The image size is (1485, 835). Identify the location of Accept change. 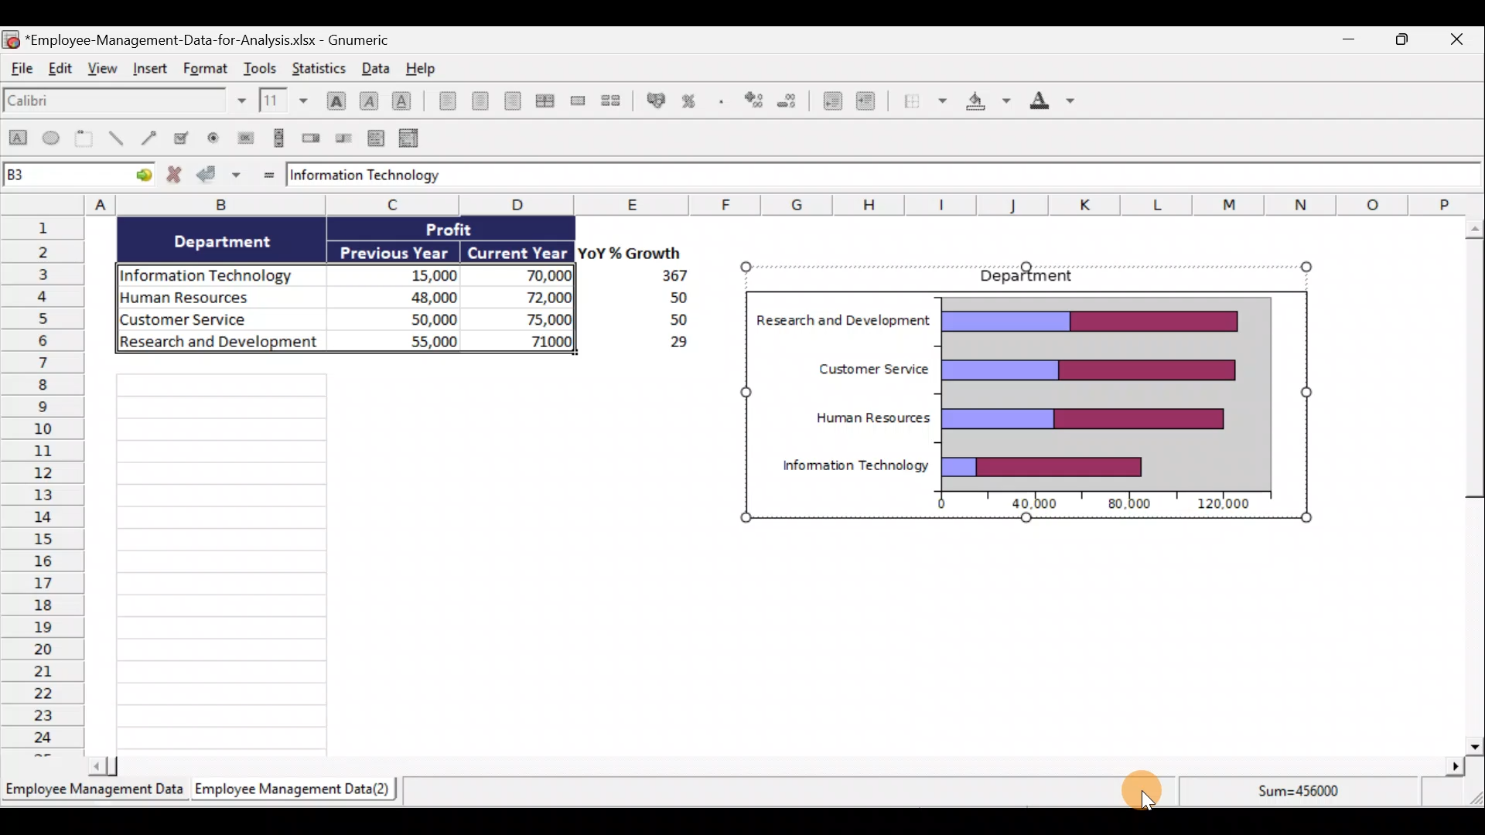
(221, 176).